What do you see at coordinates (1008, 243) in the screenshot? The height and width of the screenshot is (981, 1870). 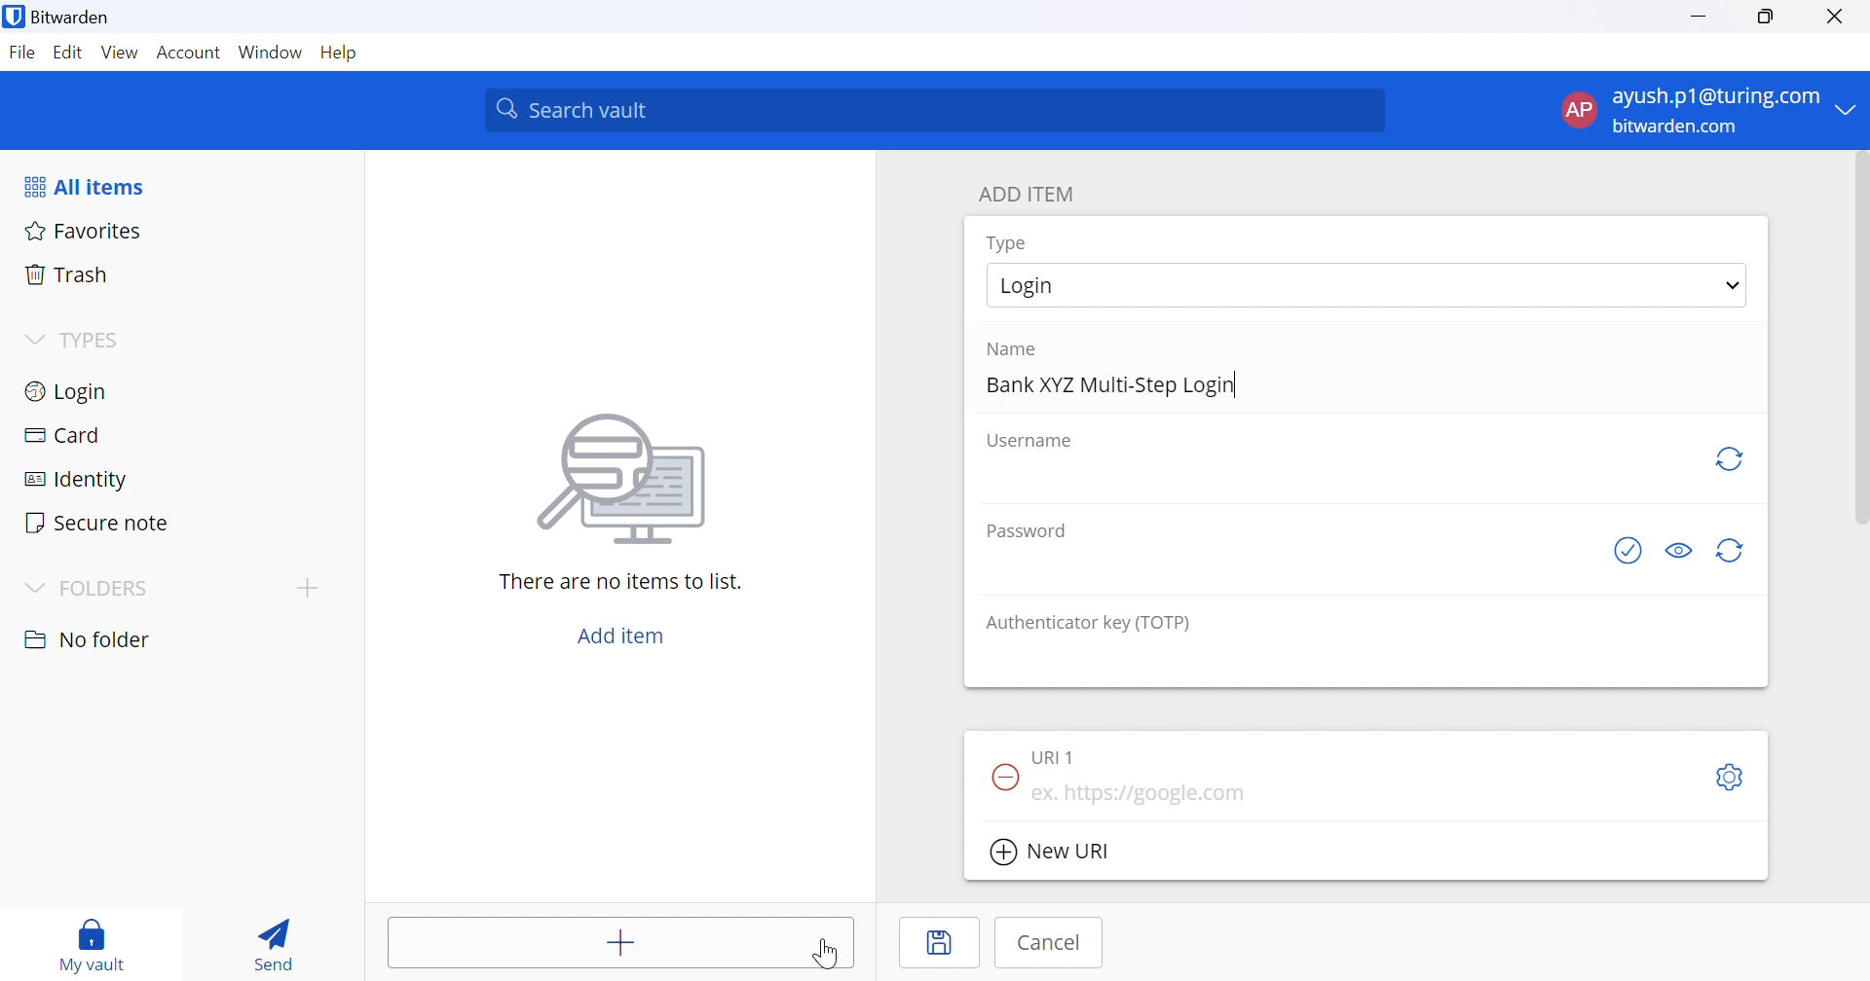 I see `Type` at bounding box center [1008, 243].